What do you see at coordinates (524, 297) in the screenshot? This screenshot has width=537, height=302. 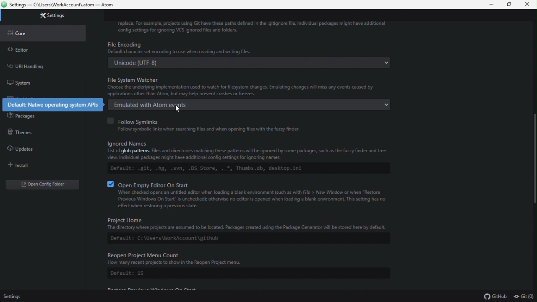 I see `git` at bounding box center [524, 297].